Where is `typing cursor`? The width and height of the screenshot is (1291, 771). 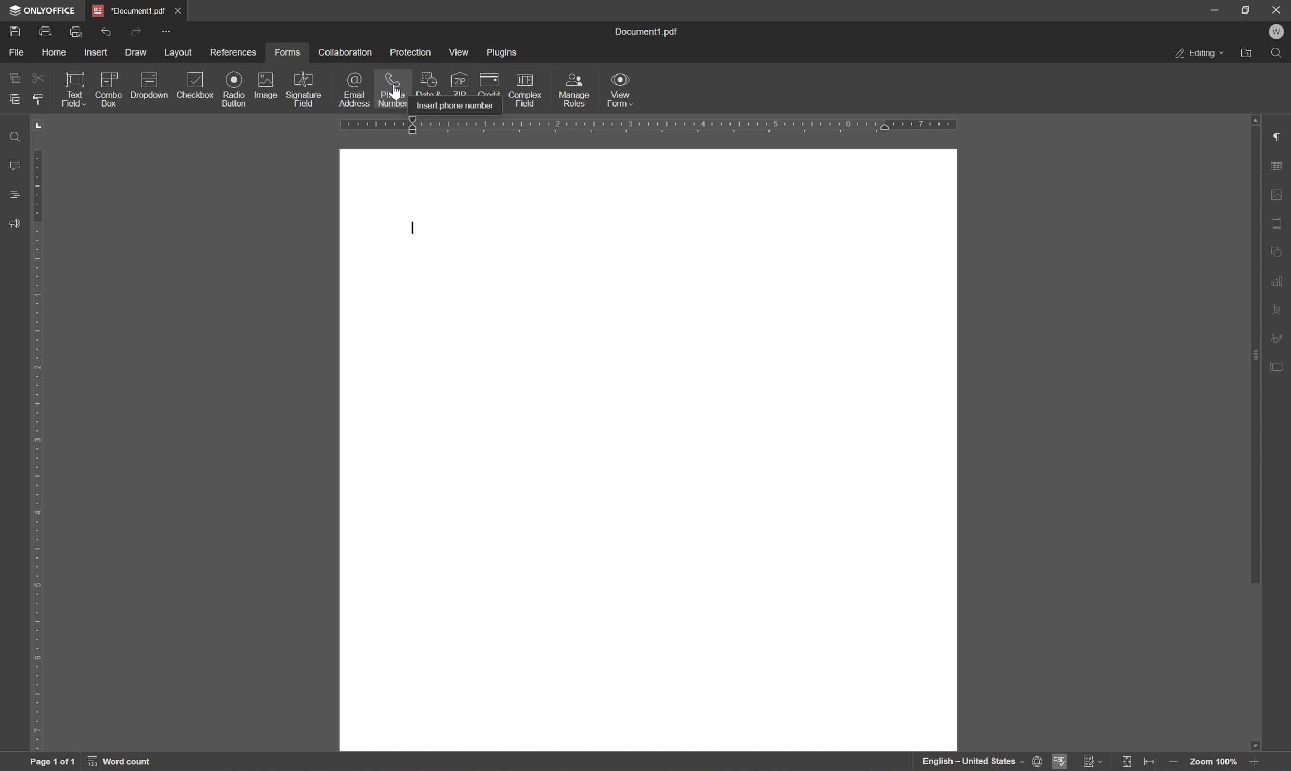 typing cursor is located at coordinates (414, 229).